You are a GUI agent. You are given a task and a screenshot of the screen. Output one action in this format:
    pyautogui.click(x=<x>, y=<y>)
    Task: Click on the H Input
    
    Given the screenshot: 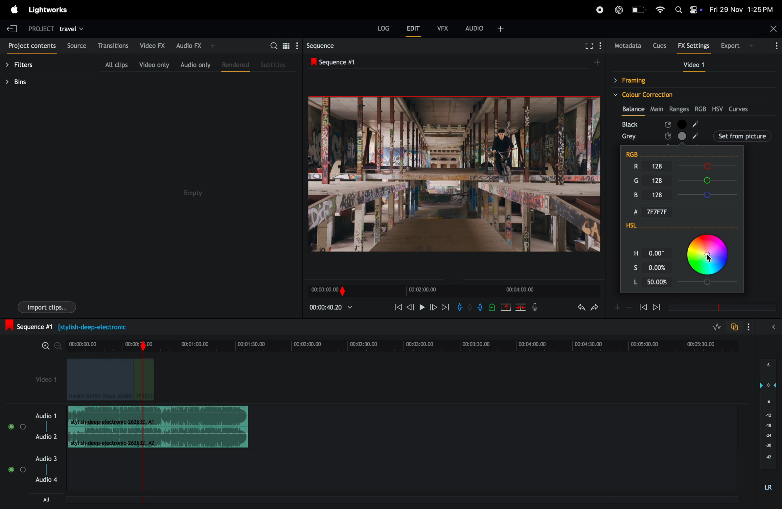 What is the action you would take?
    pyautogui.click(x=658, y=252)
    